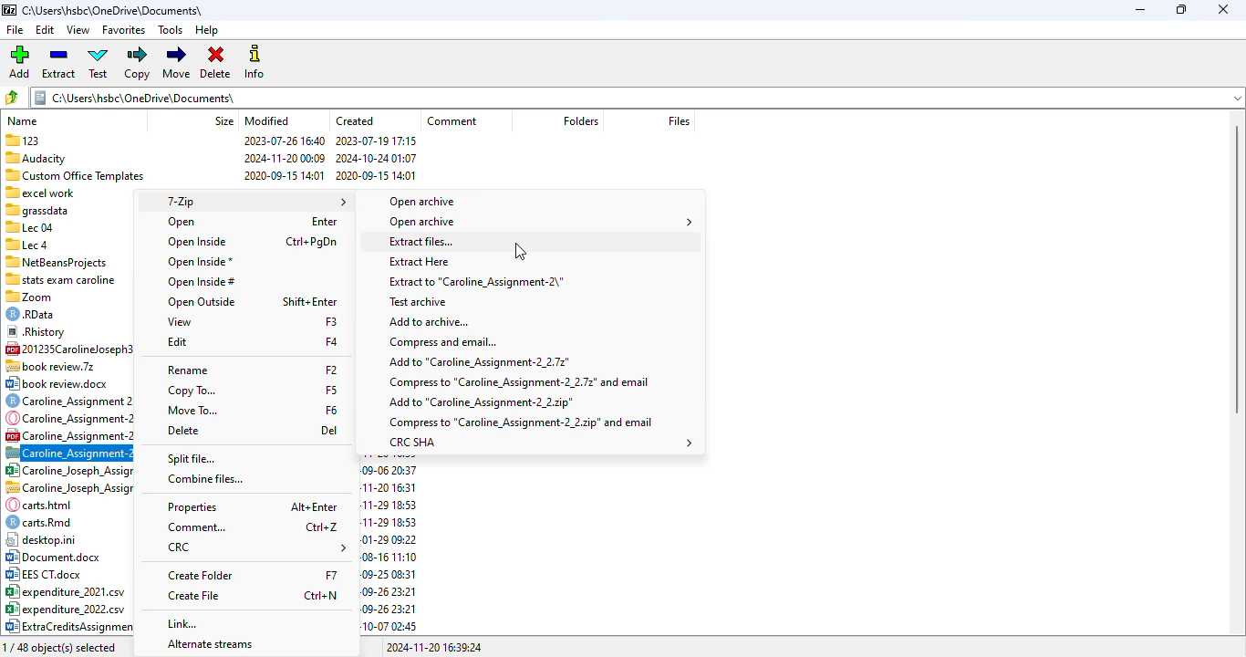 The width and height of the screenshot is (1246, 657). I want to click on shortcut for comment, so click(323, 527).